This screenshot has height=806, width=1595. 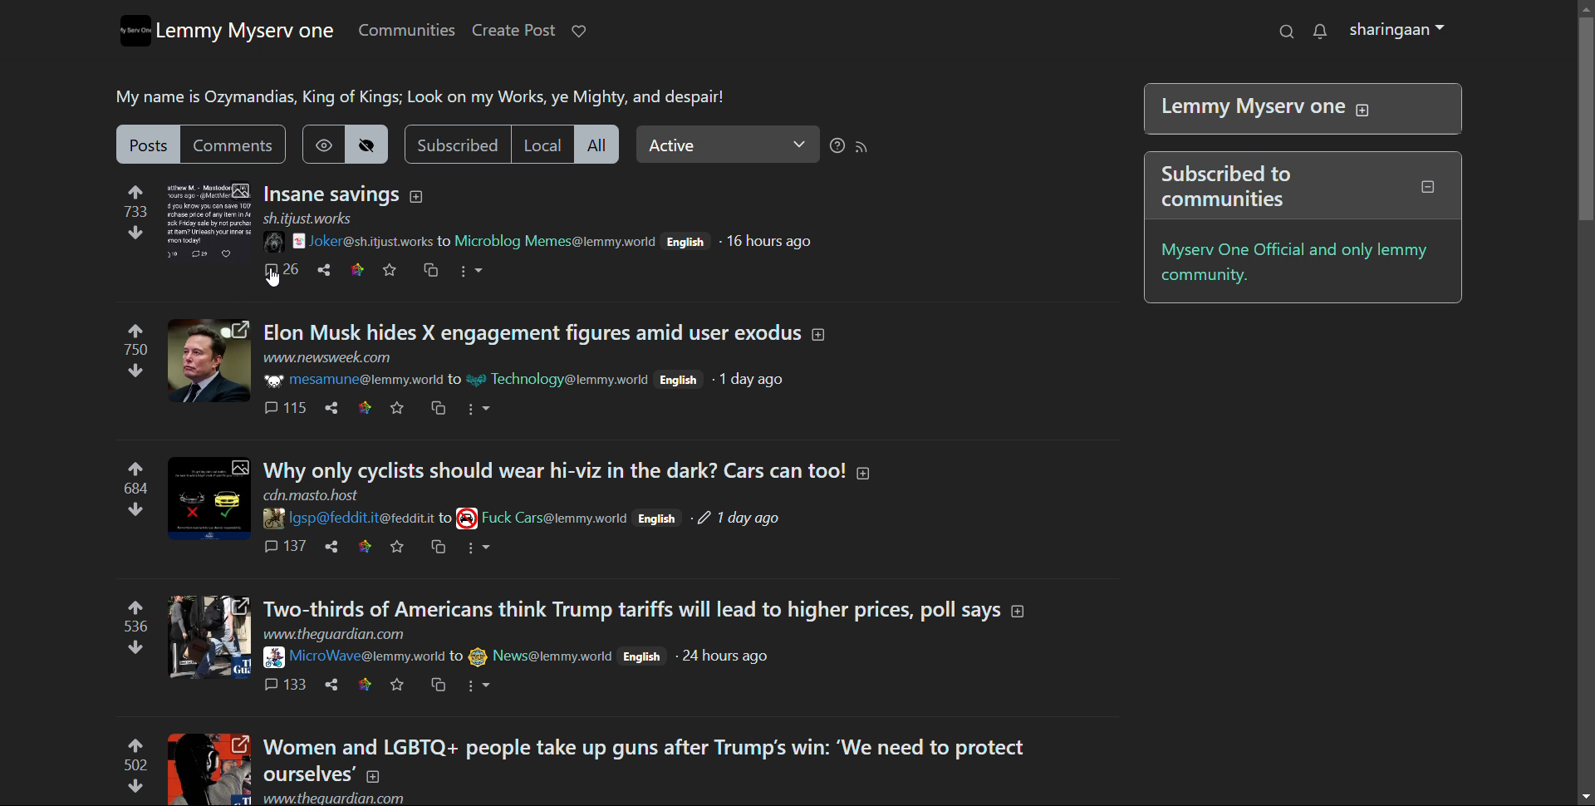 I want to click on time of post, so click(x=751, y=380).